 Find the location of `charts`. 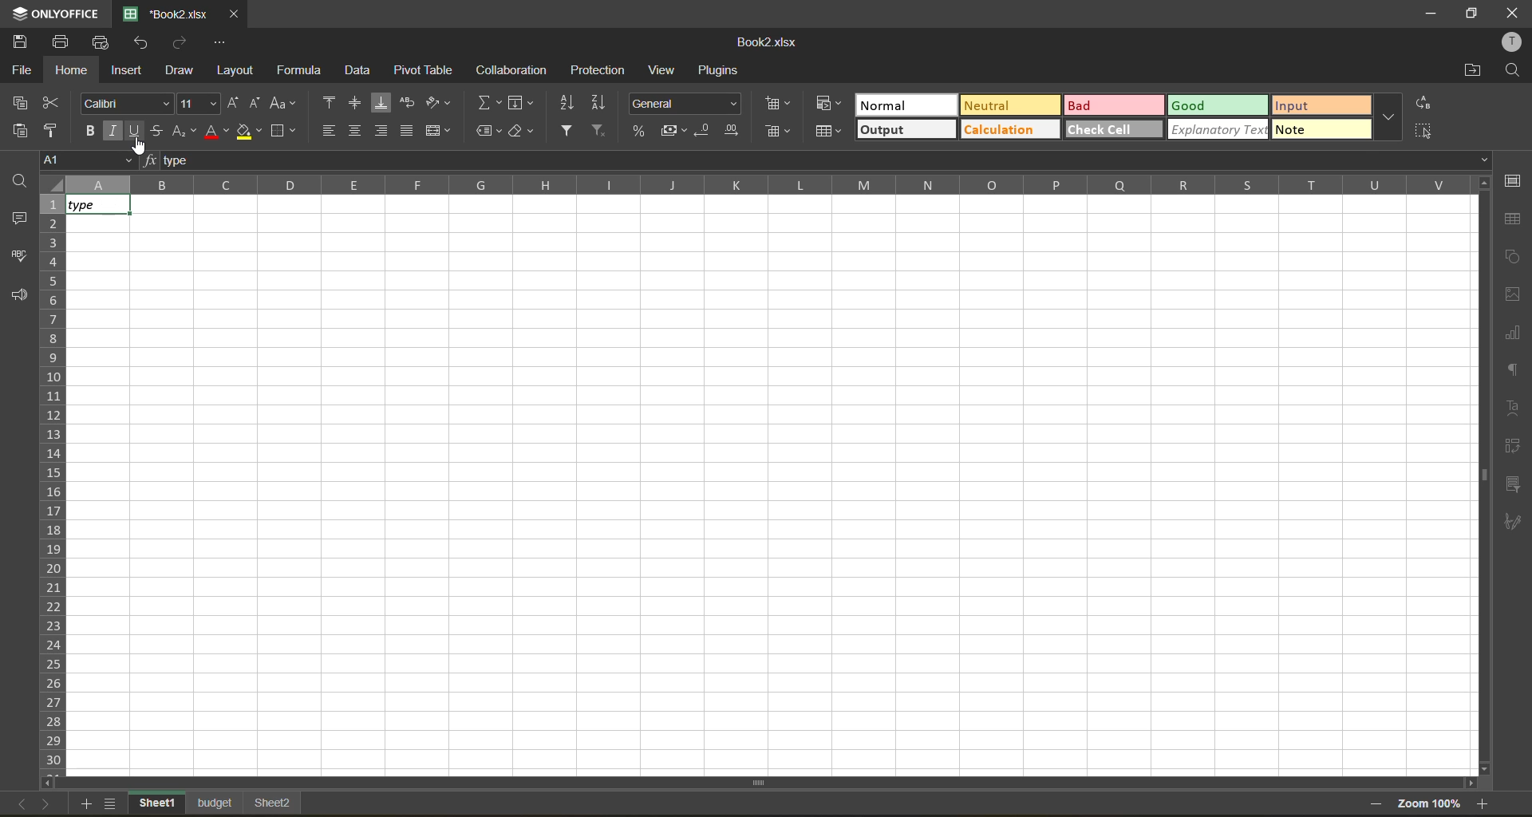

charts is located at coordinates (1512, 332).